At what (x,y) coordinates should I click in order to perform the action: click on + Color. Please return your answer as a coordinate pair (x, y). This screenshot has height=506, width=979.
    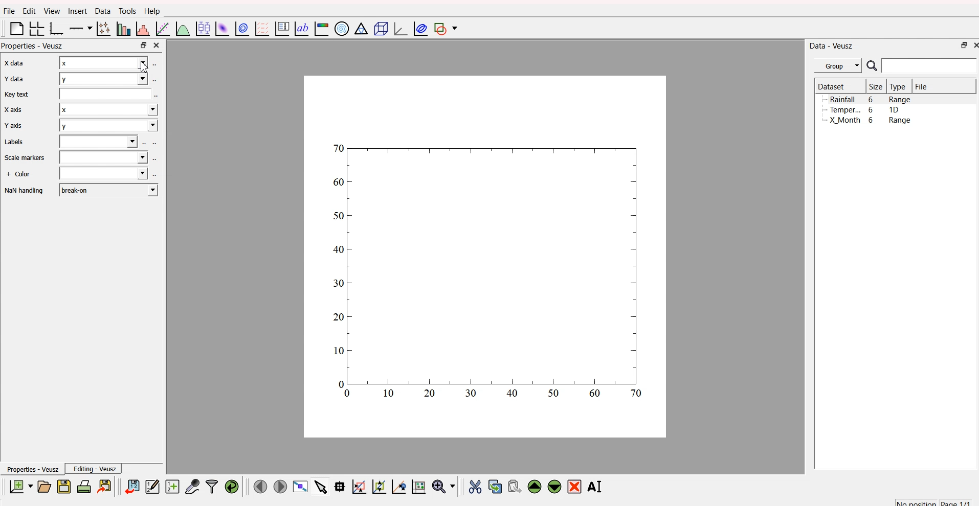
    Looking at the image, I should click on (19, 175).